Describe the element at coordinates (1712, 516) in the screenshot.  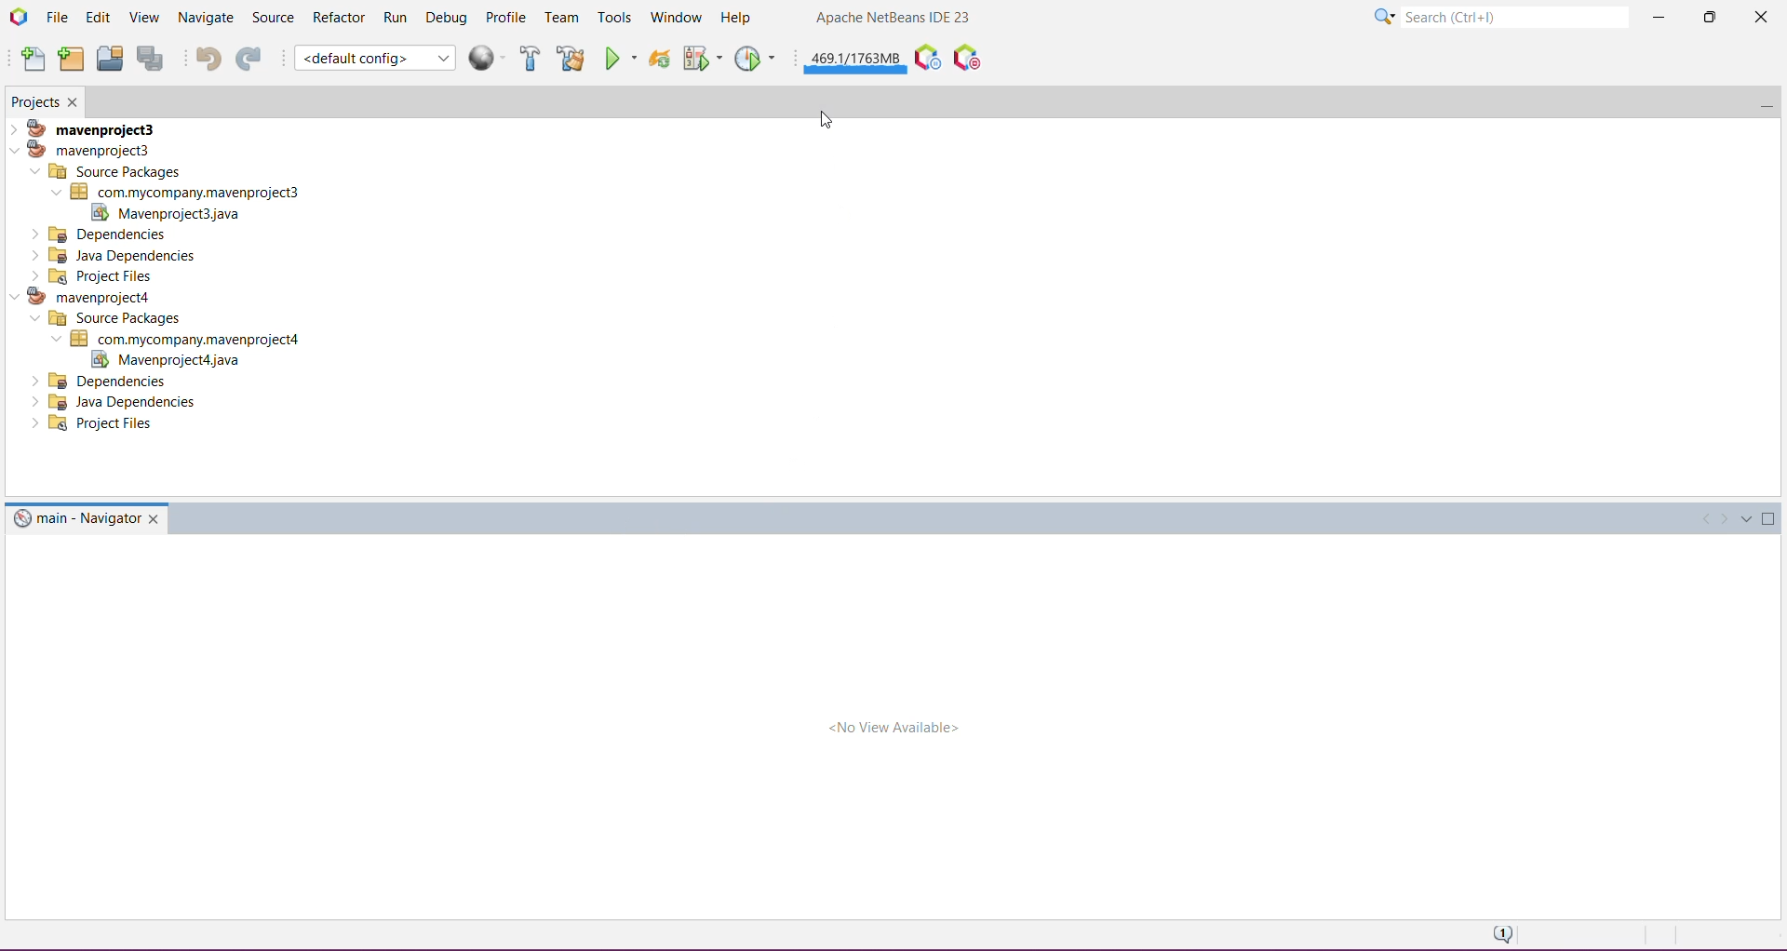
I see `left or right scroll` at that location.